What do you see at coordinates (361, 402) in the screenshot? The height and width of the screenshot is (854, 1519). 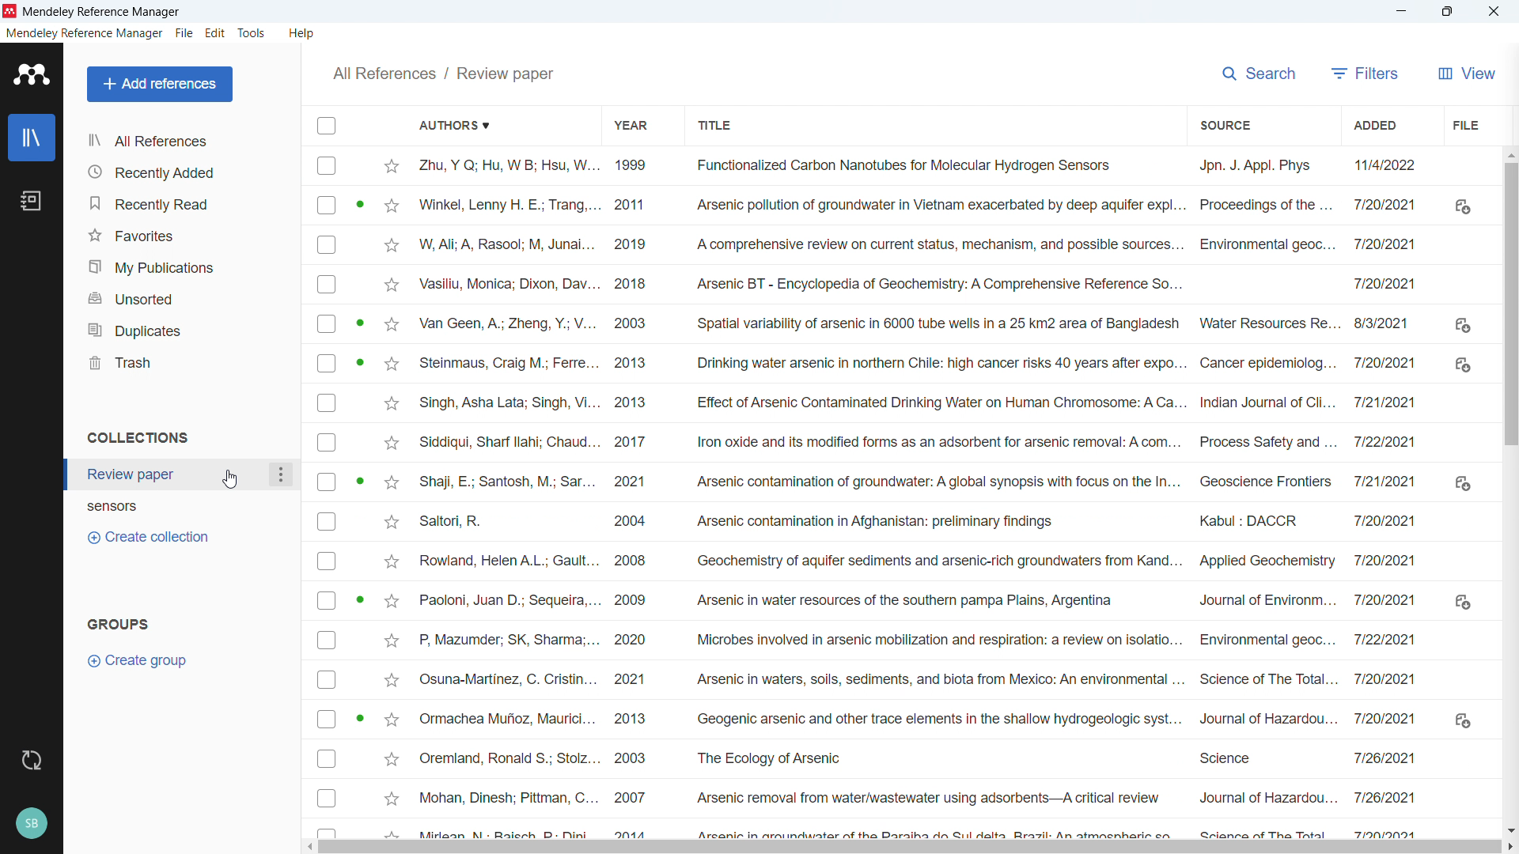 I see `PDF available` at bounding box center [361, 402].